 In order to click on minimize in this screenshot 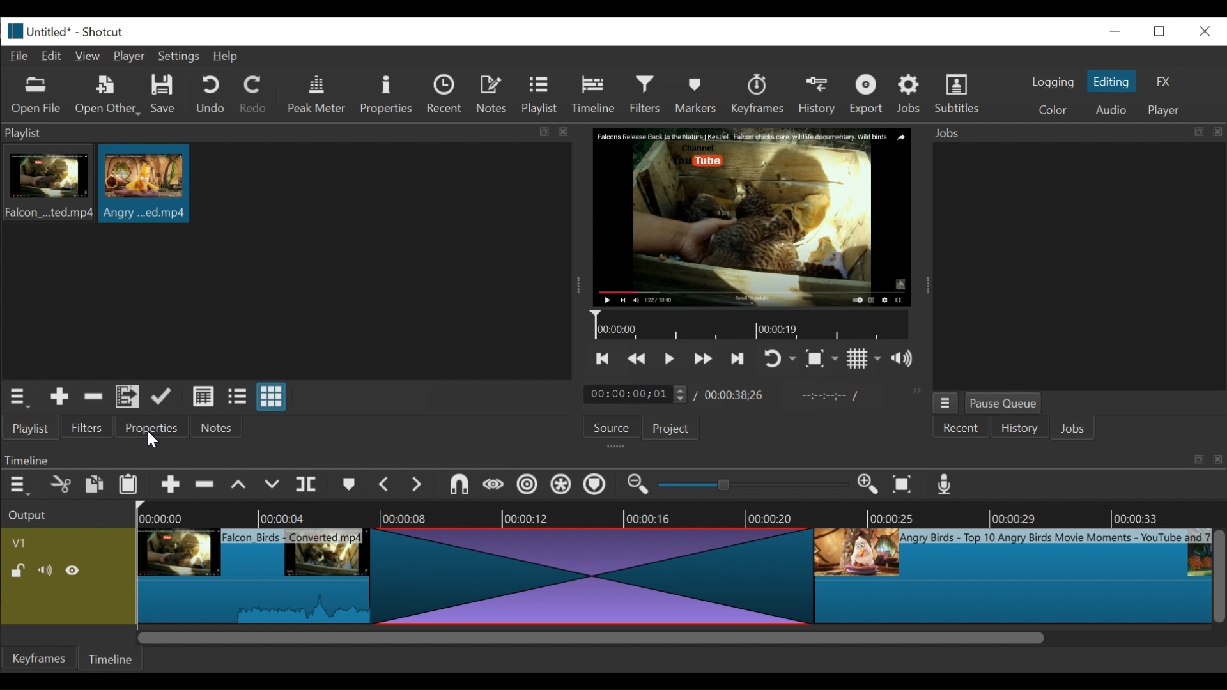, I will do `click(1115, 31)`.